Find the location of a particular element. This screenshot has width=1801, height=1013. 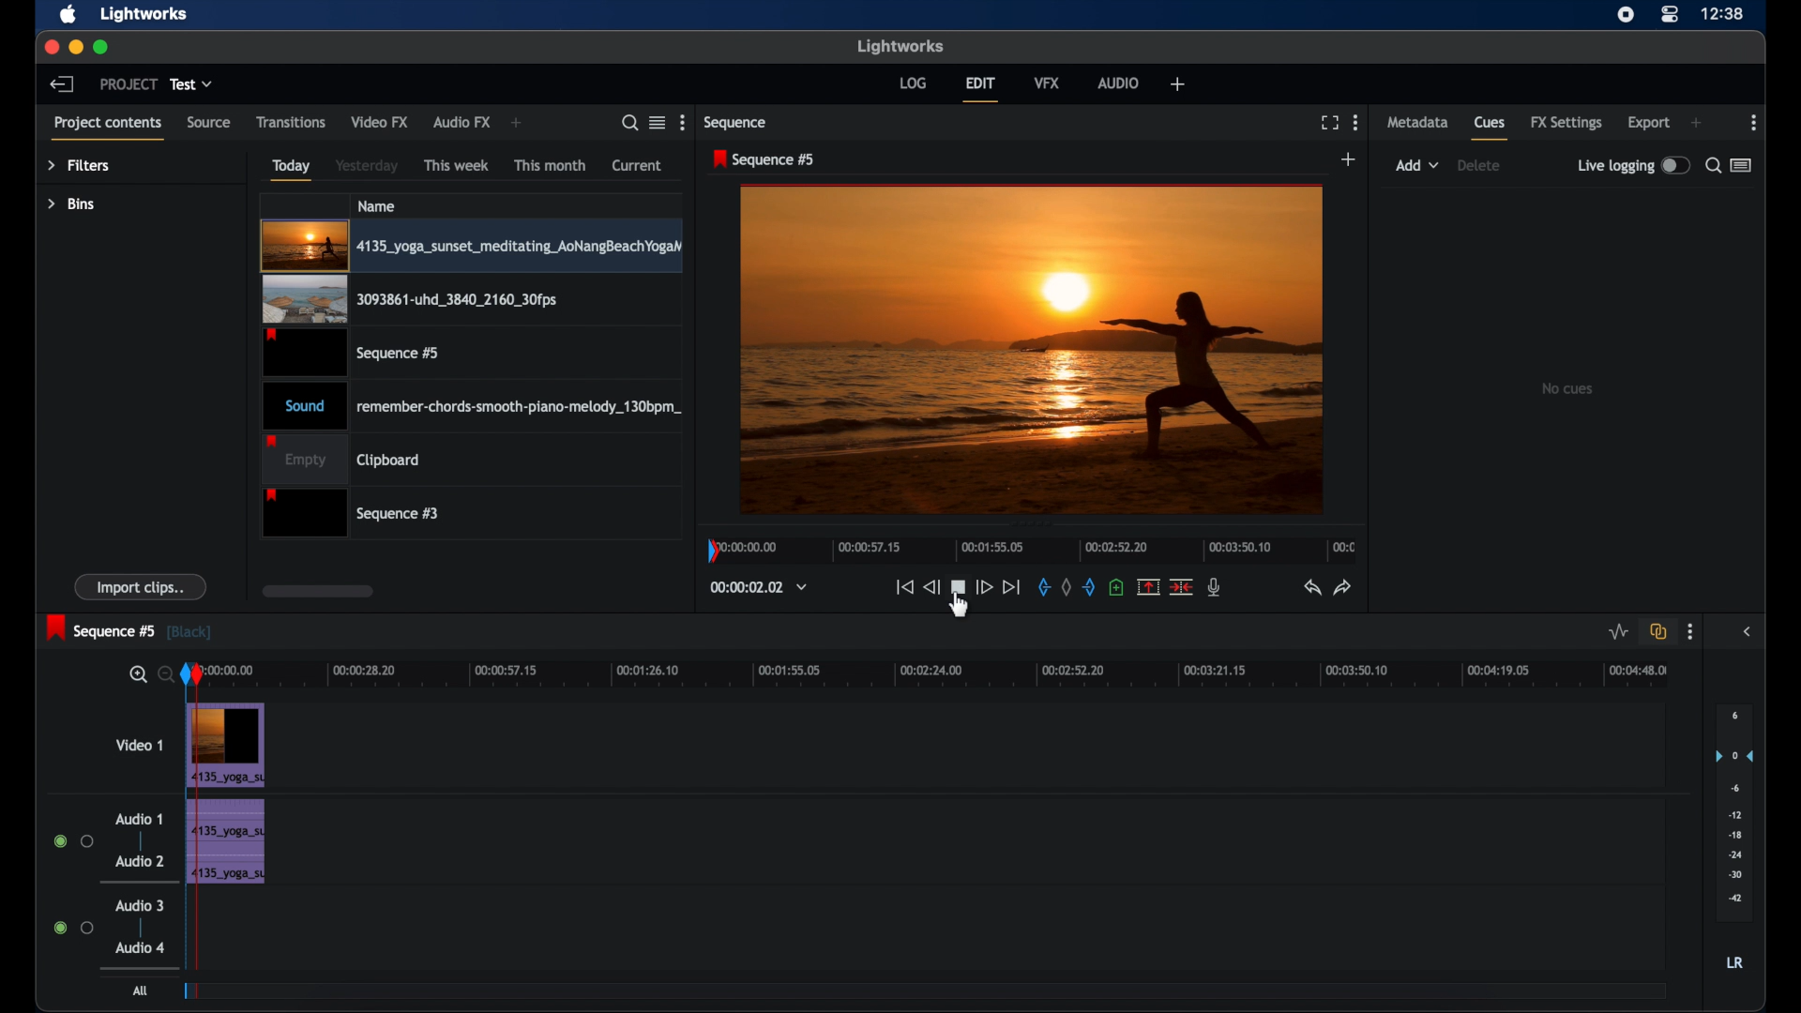

out mark is located at coordinates (1087, 586).